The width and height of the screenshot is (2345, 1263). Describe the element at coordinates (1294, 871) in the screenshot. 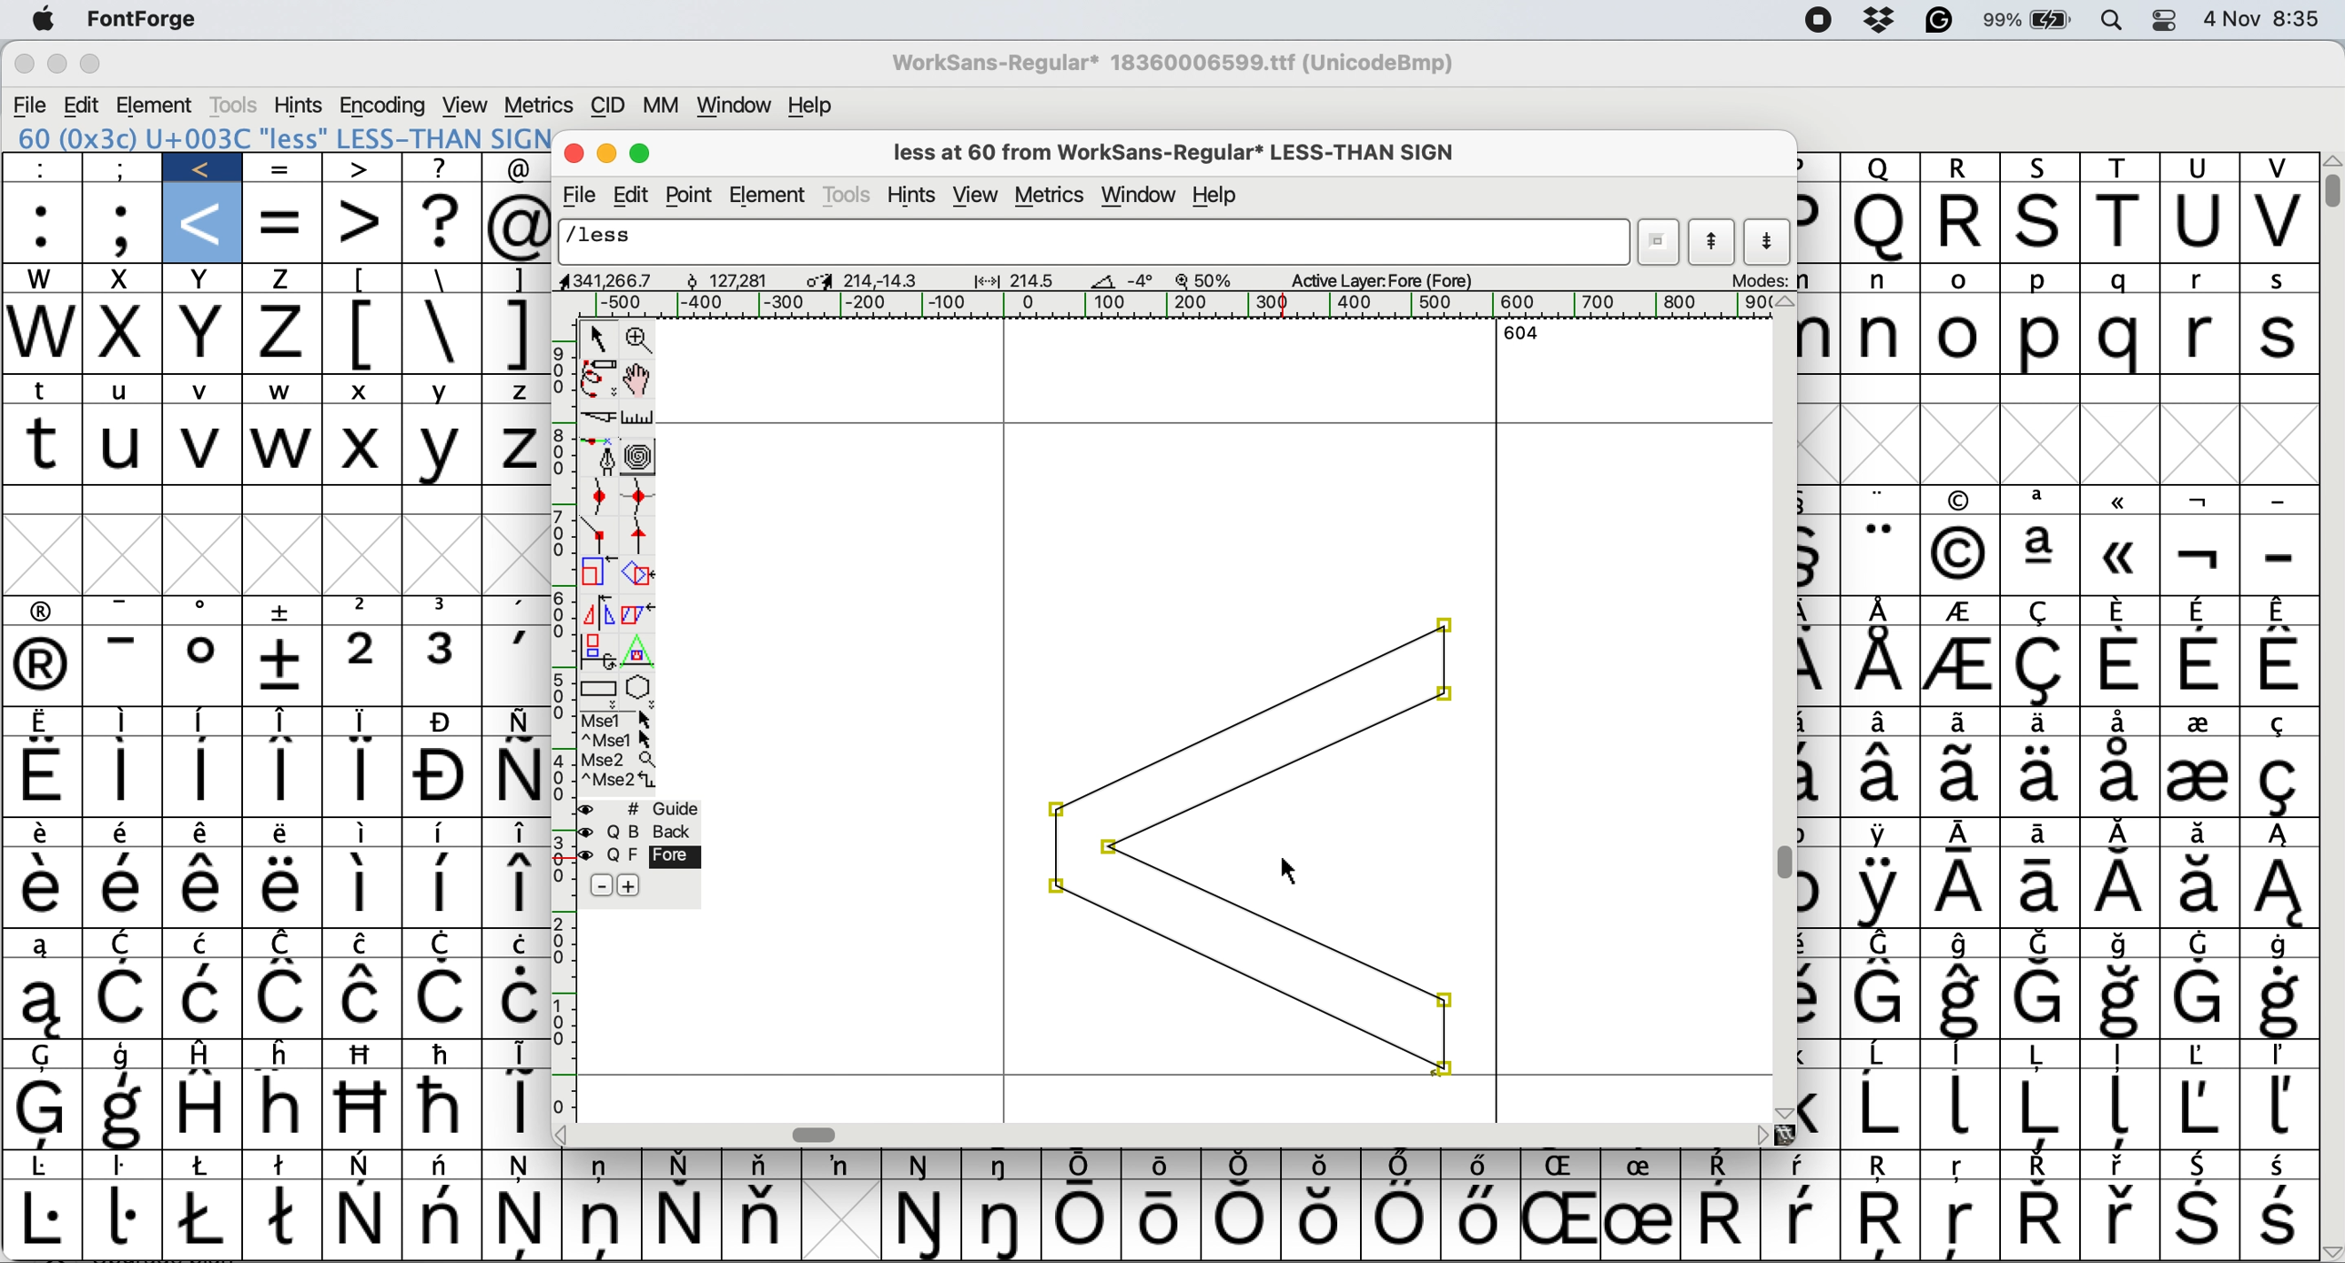

I see `cursor` at that location.